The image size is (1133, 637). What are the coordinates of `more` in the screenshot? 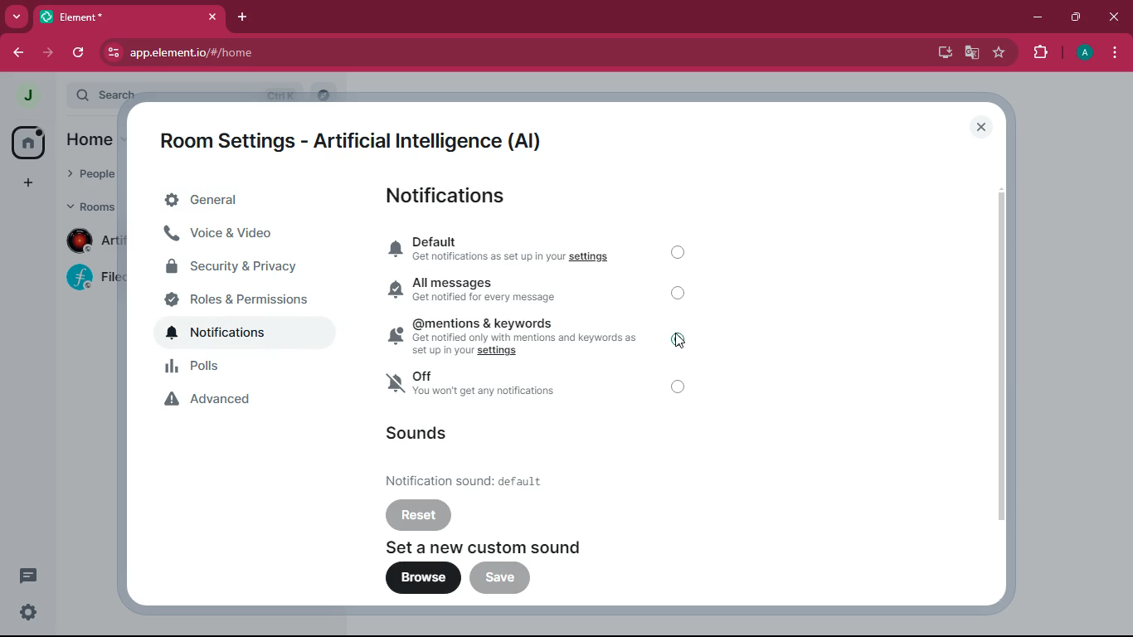 It's located at (17, 18).